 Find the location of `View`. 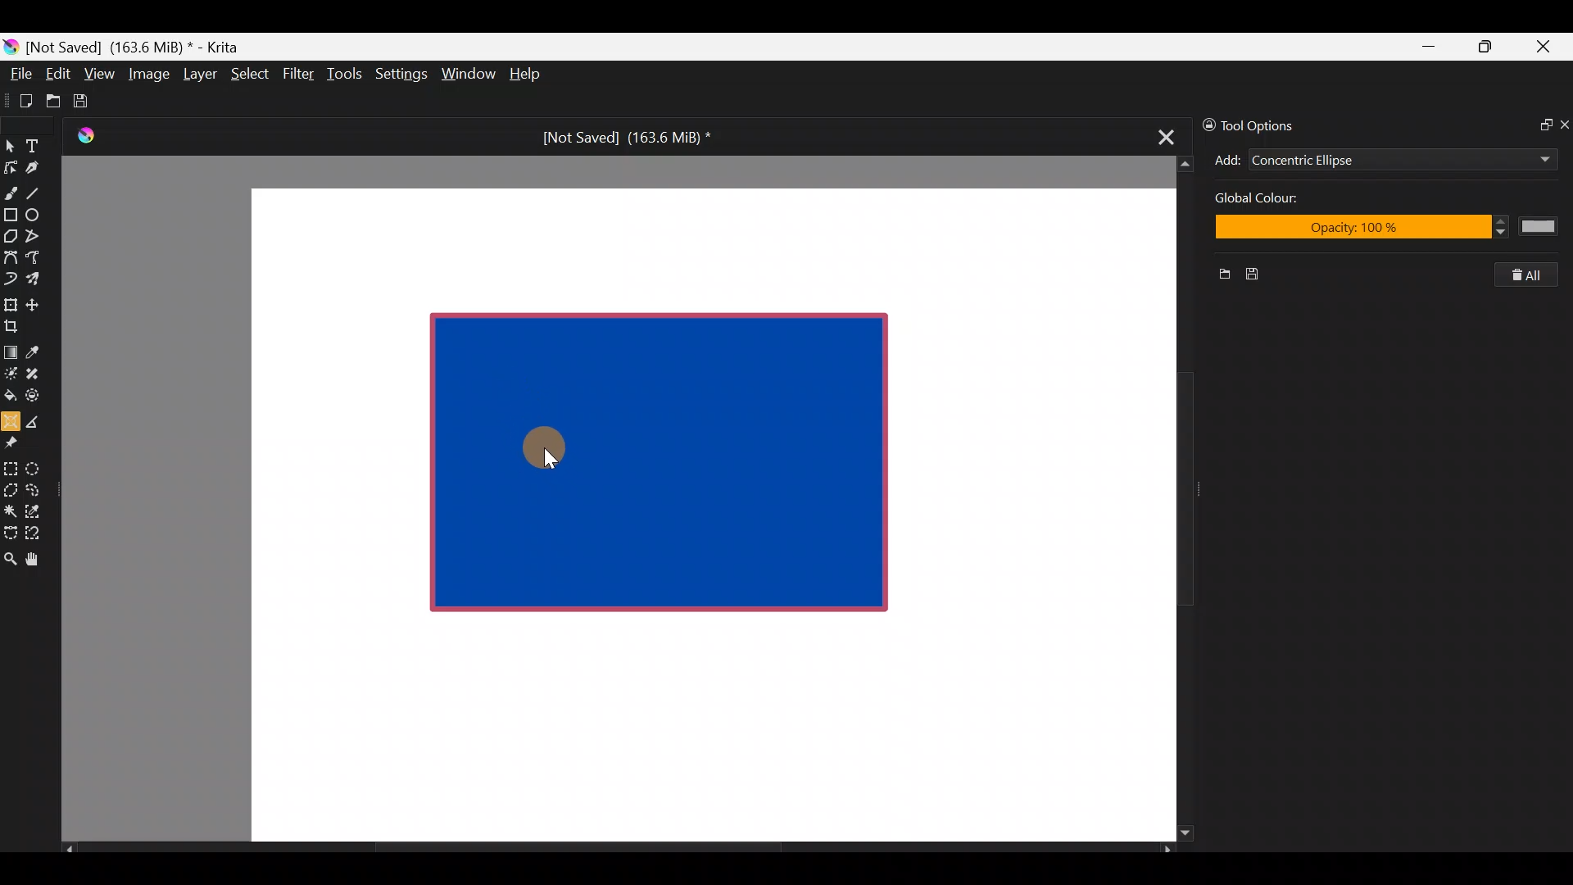

View is located at coordinates (100, 74).